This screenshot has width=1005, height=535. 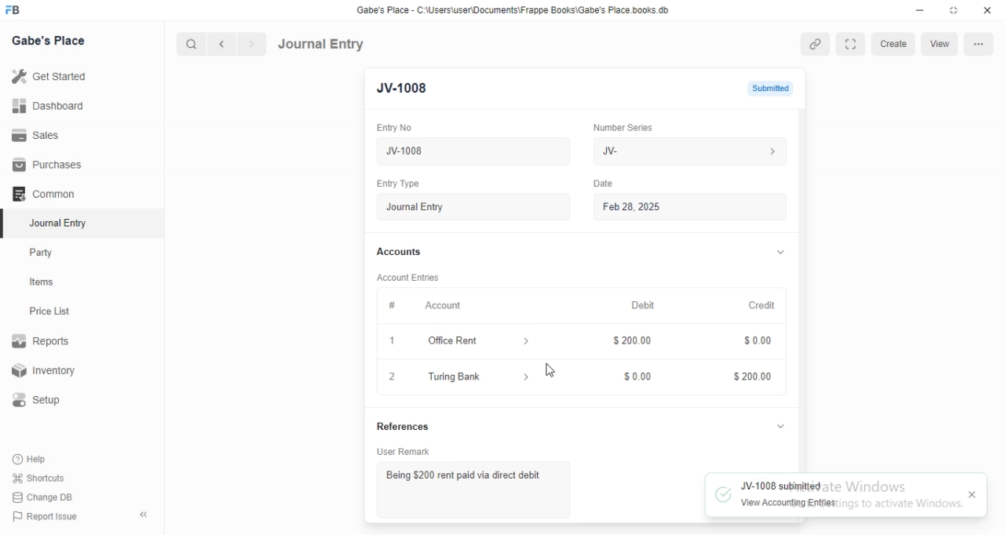 I want to click on Gabe's Place, so click(x=50, y=40).